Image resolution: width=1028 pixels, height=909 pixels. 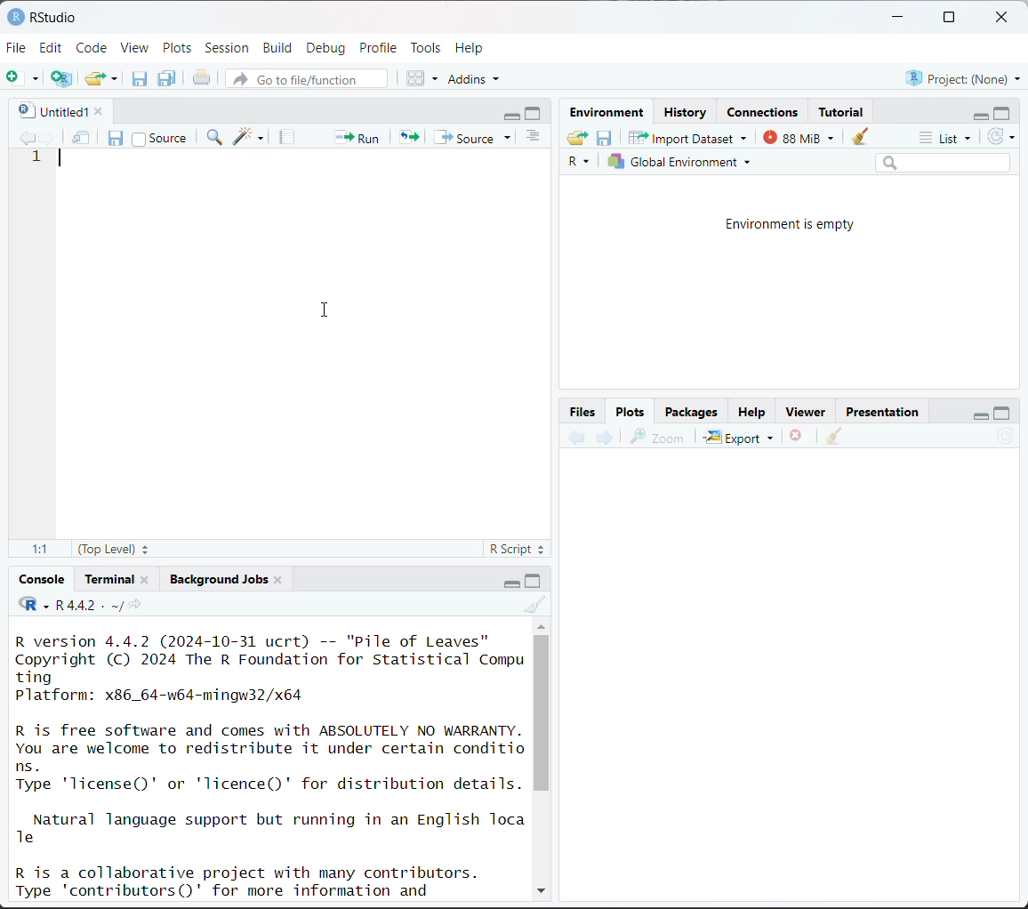 What do you see at coordinates (862, 133) in the screenshot?
I see `clear objects from workspace` at bounding box center [862, 133].